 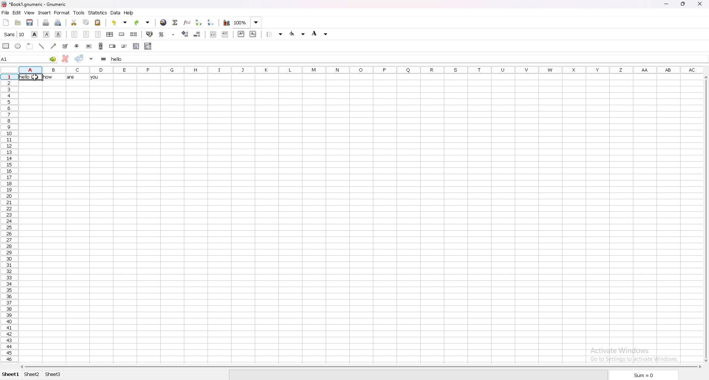 I want to click on sheet 3, so click(x=54, y=374).